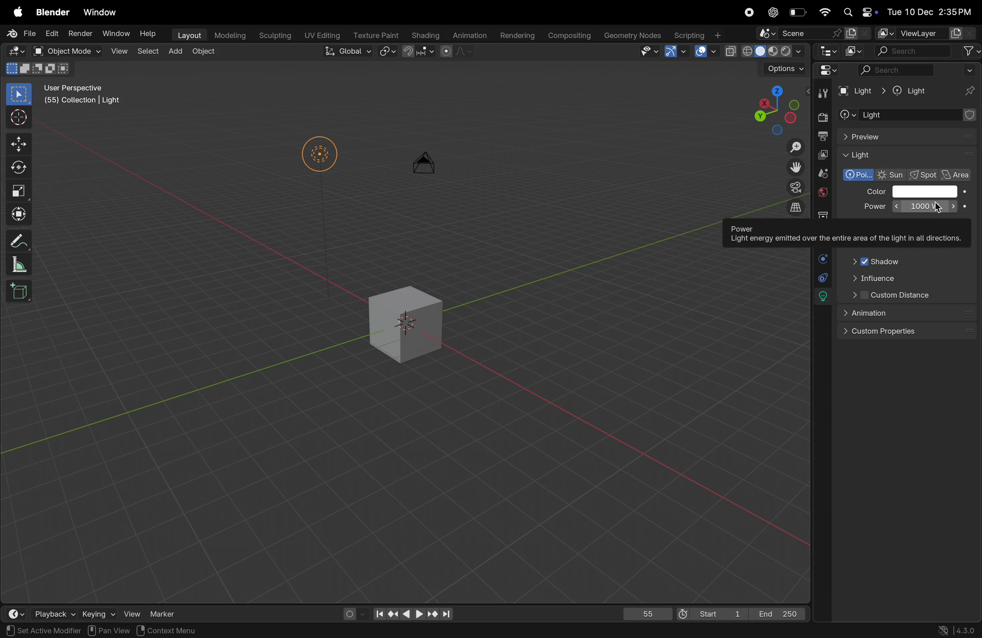 This screenshot has height=638, width=982. Describe the element at coordinates (163, 613) in the screenshot. I see `marker` at that location.